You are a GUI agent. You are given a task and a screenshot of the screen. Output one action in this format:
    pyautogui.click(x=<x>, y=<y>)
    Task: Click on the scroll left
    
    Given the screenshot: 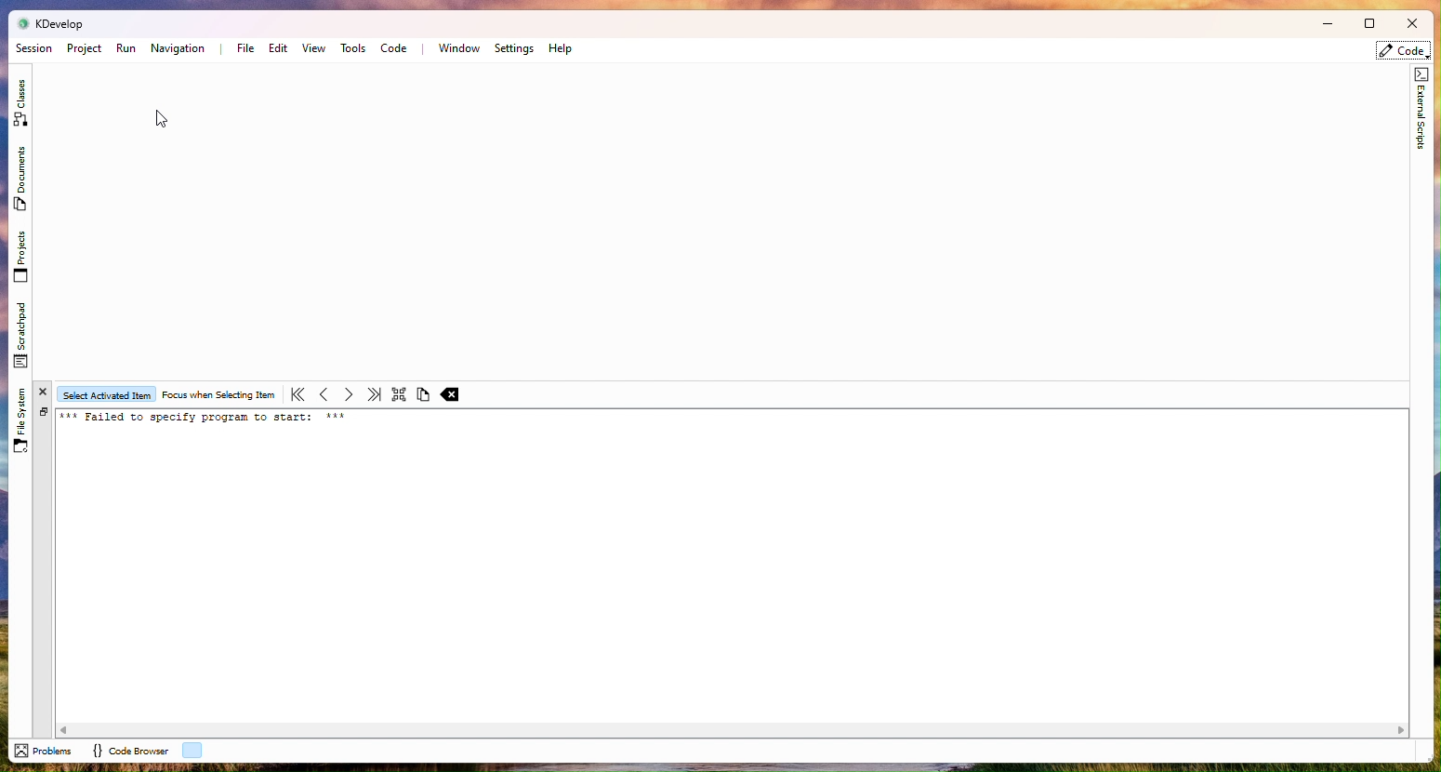 What is the action you would take?
    pyautogui.click(x=65, y=729)
    